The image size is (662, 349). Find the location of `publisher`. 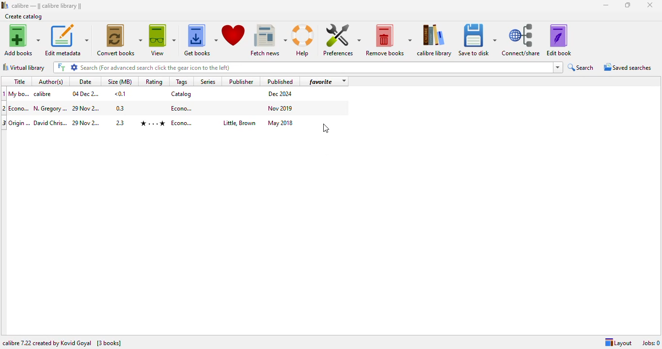

publisher is located at coordinates (238, 124).